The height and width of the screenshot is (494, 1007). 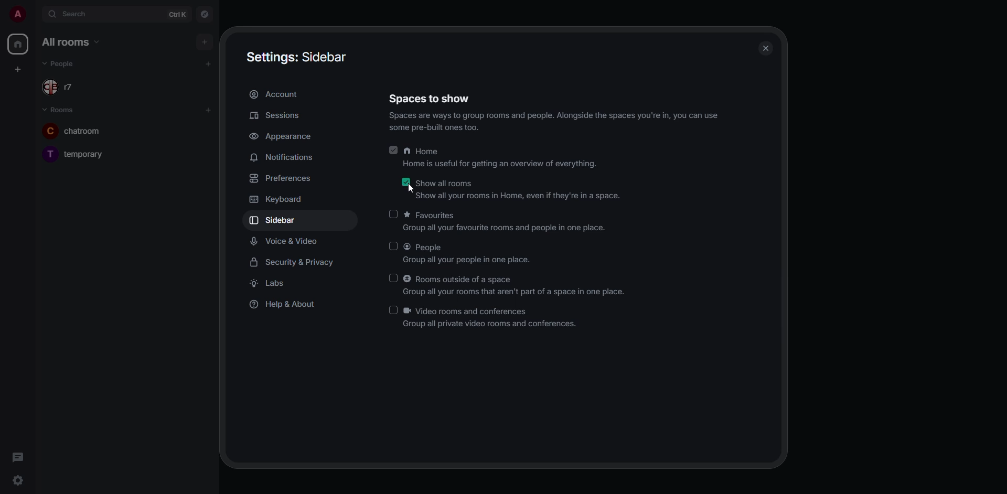 What do you see at coordinates (205, 42) in the screenshot?
I see `add` at bounding box center [205, 42].